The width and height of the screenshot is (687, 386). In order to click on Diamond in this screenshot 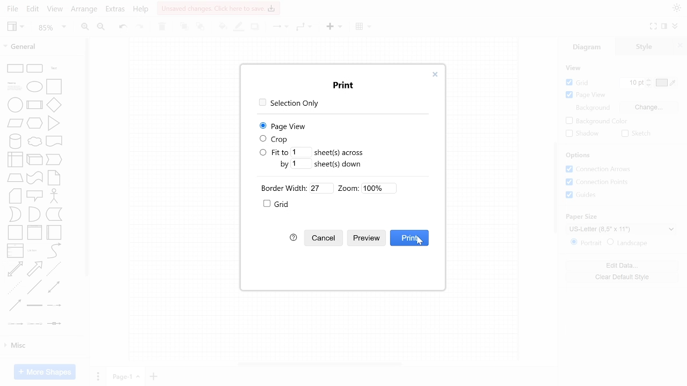, I will do `click(54, 105)`.